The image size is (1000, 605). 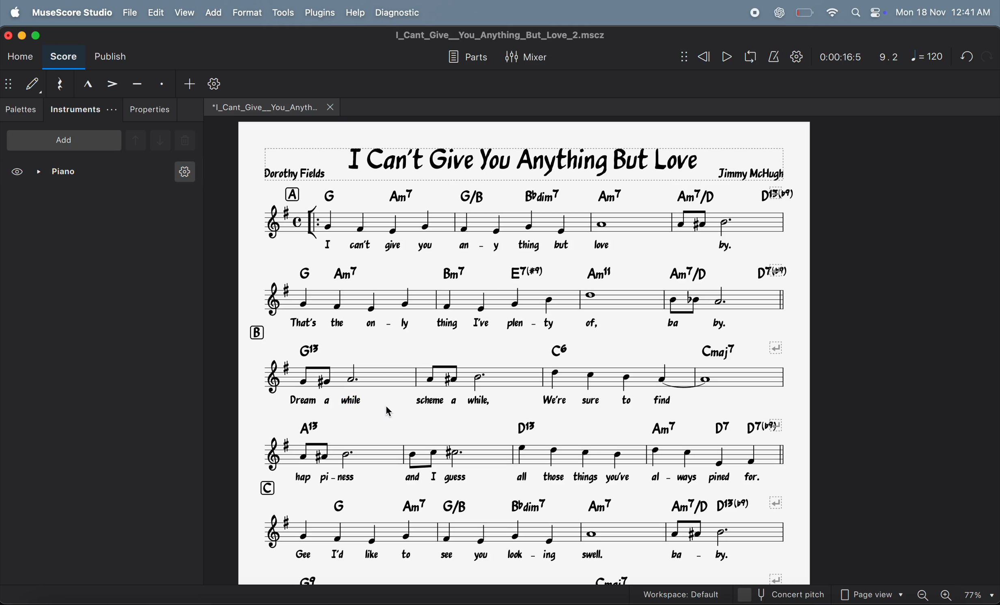 What do you see at coordinates (704, 56) in the screenshot?
I see `rewind` at bounding box center [704, 56].